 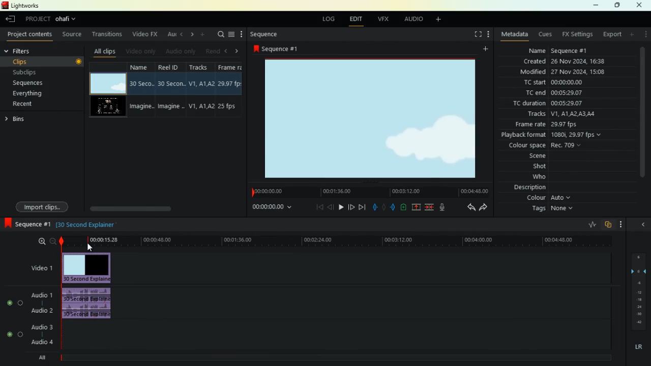 What do you see at coordinates (367, 193) in the screenshot?
I see `timeline` at bounding box center [367, 193].